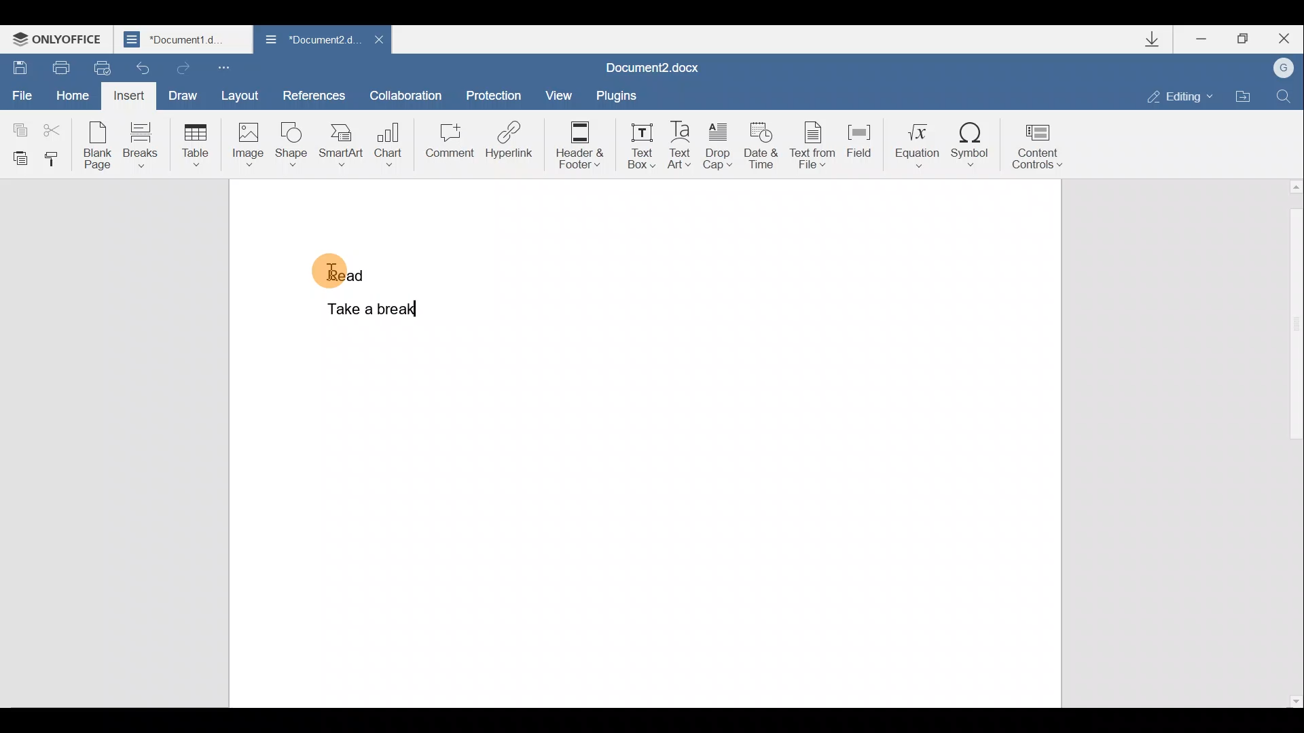  Describe the element at coordinates (746, 441) in the screenshot. I see `Working area` at that location.